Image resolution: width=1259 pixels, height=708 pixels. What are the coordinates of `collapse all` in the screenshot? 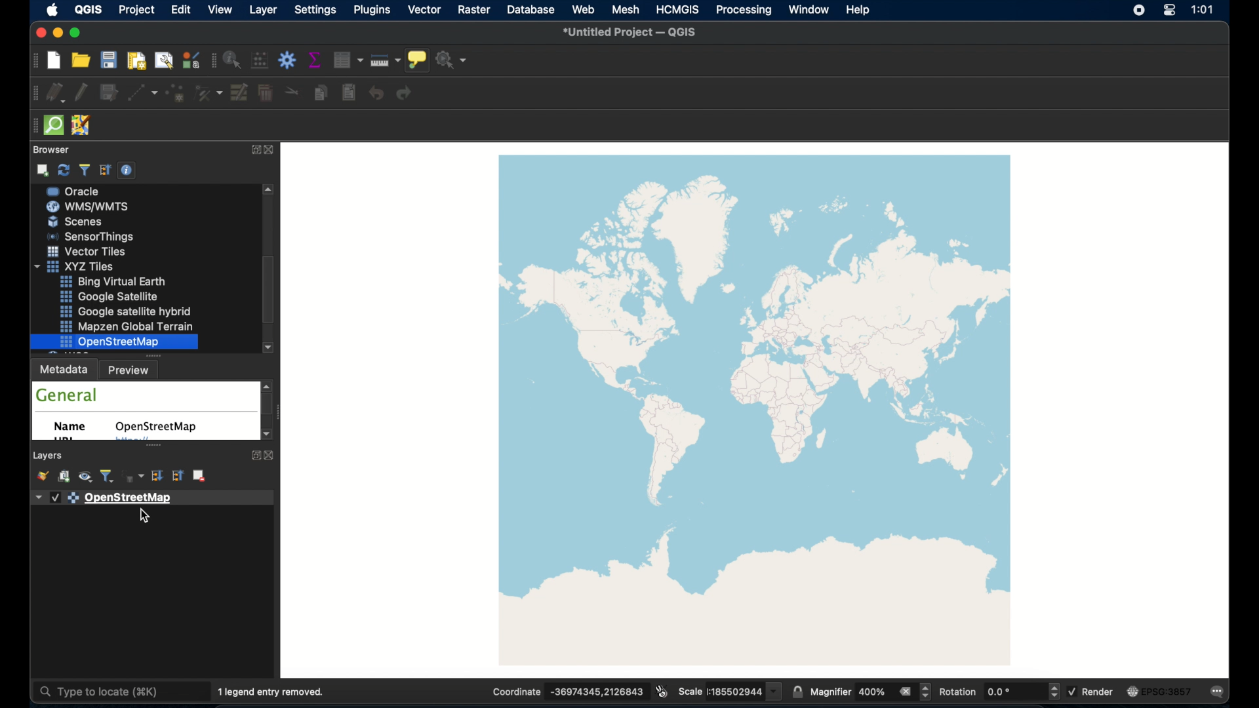 It's located at (106, 170).